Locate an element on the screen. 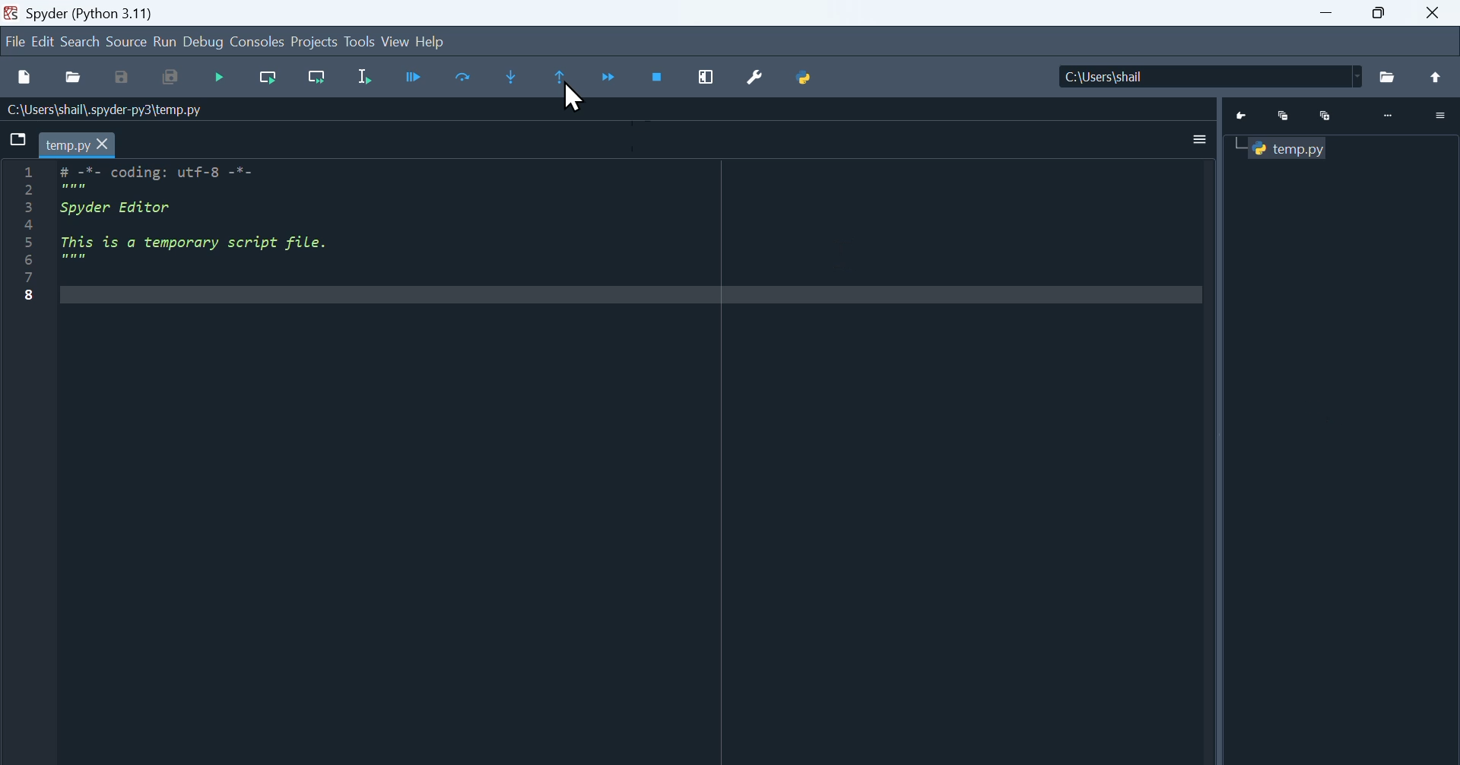 The width and height of the screenshot is (1460, 765). Spyder (Python 3.11) is located at coordinates (96, 12).